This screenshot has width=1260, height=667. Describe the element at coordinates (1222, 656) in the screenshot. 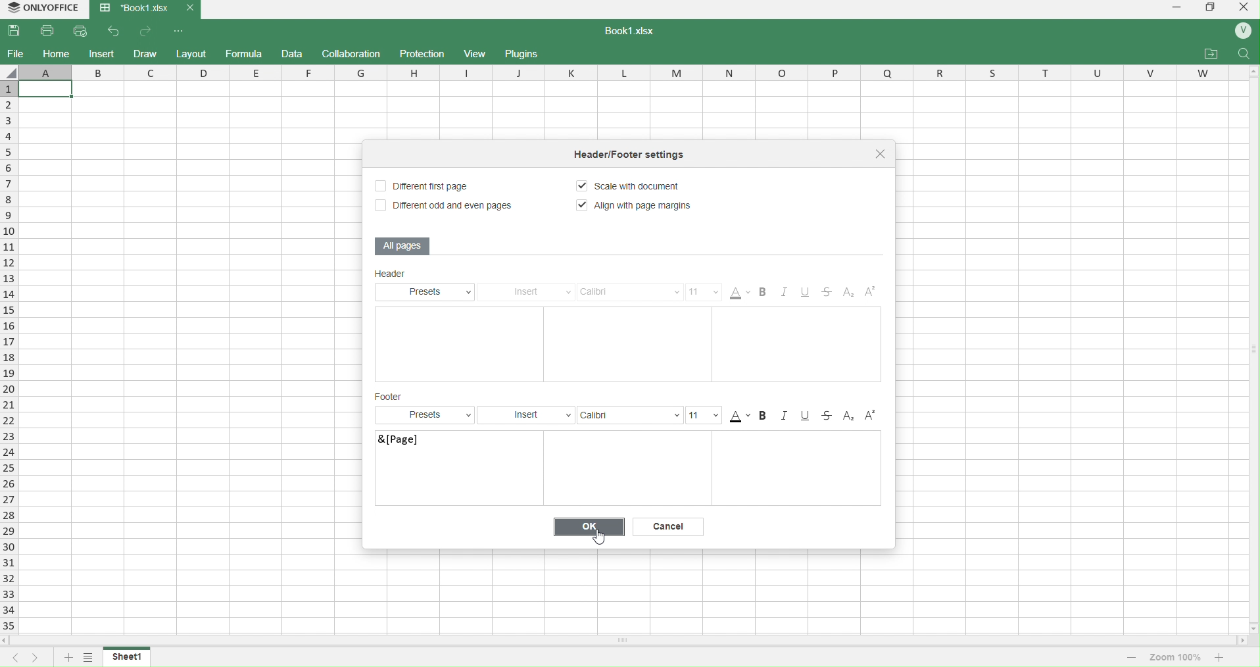

I see `increase zoom ` at that location.